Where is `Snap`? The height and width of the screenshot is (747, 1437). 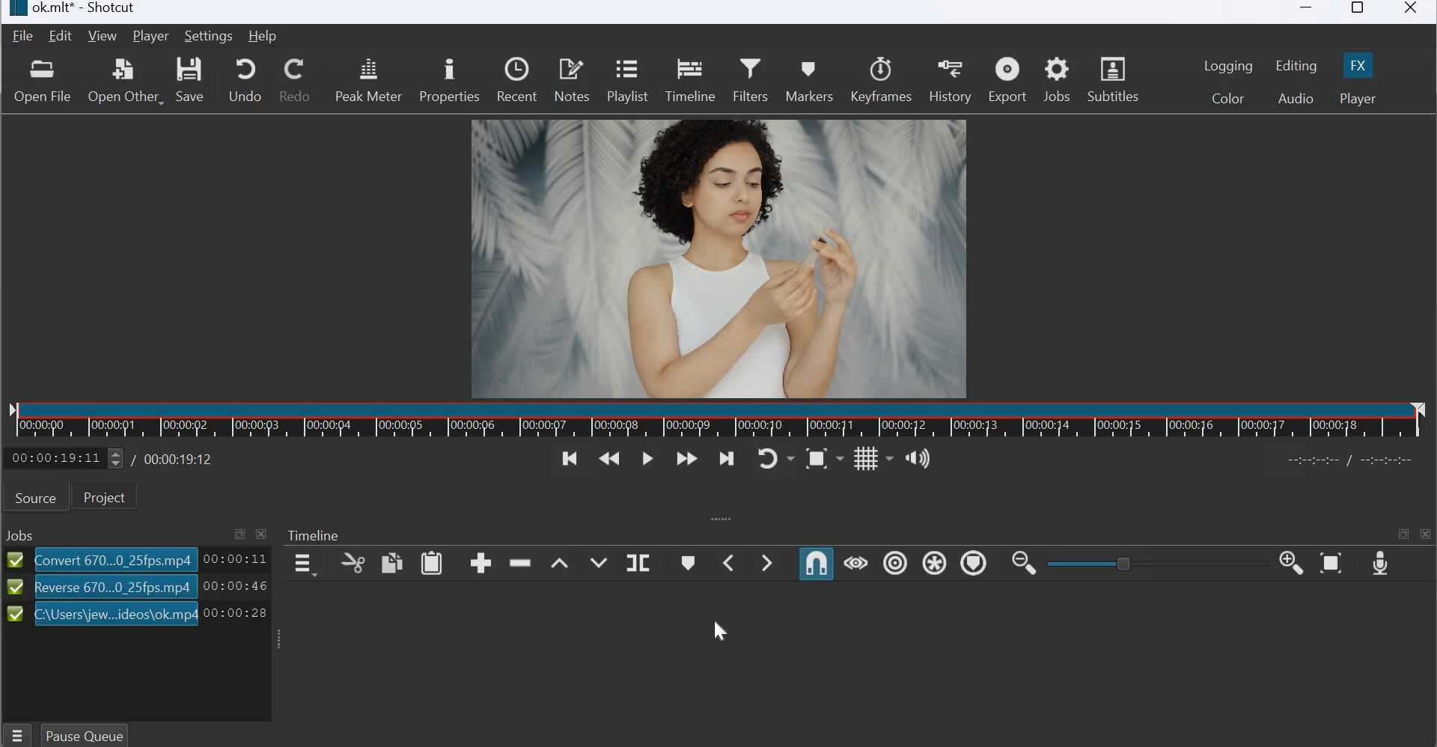 Snap is located at coordinates (817, 562).